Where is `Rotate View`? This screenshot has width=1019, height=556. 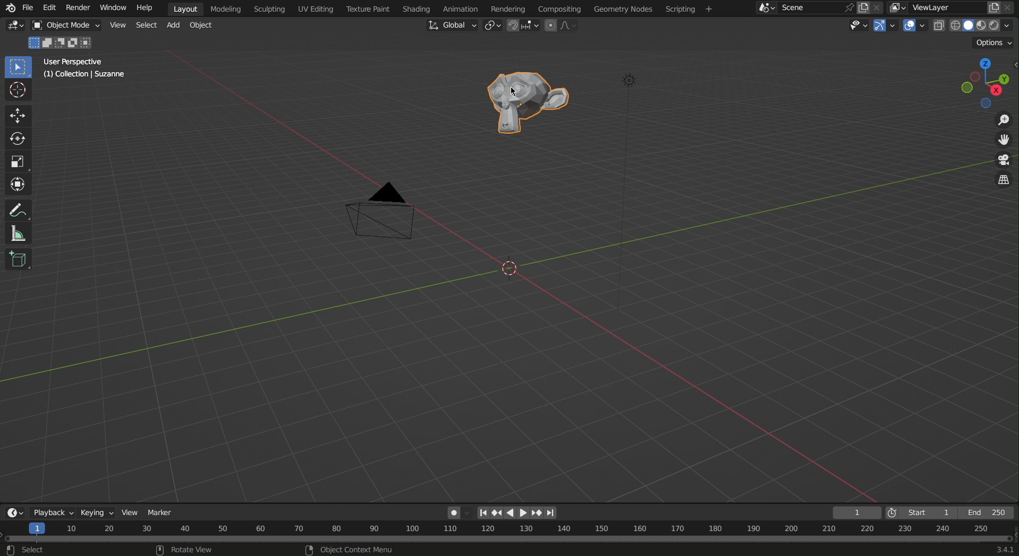 Rotate View is located at coordinates (192, 550).